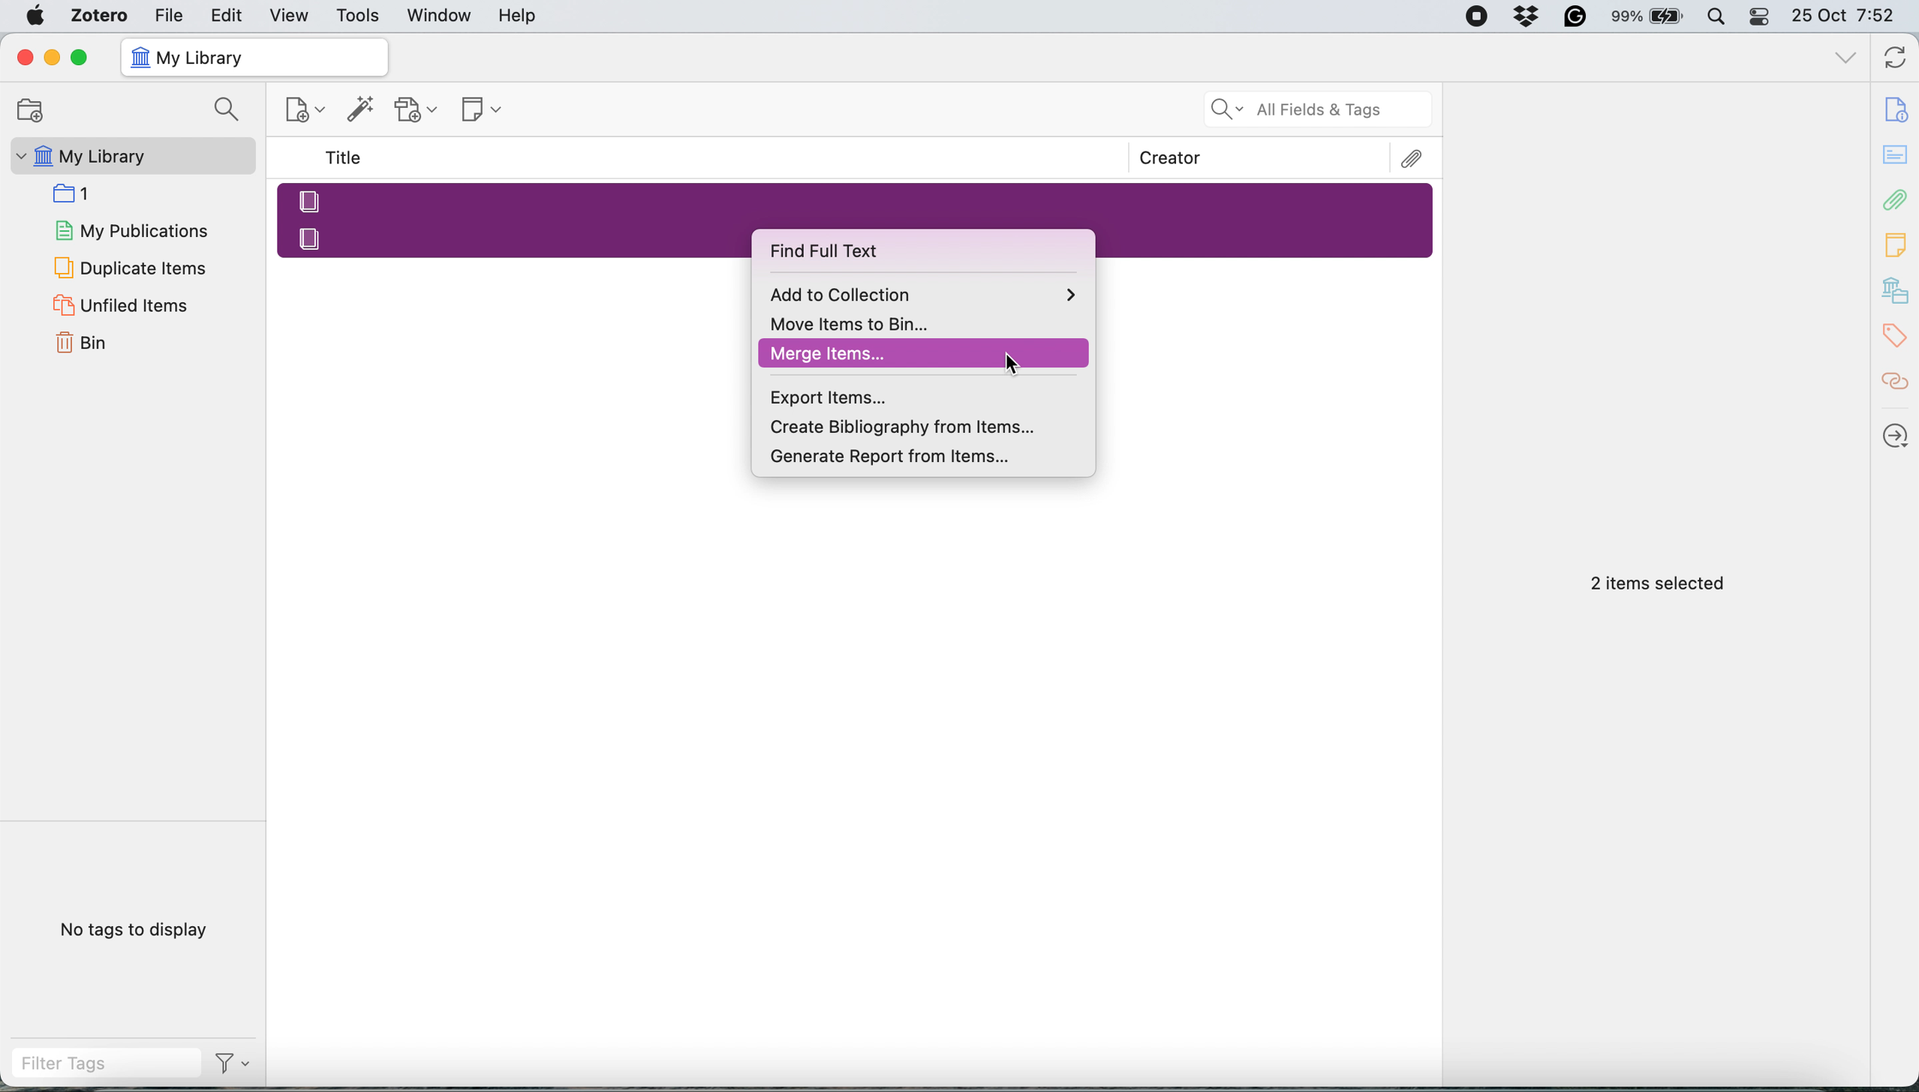 The width and height of the screenshot is (1919, 1092). What do you see at coordinates (79, 58) in the screenshot?
I see `Maximize` at bounding box center [79, 58].